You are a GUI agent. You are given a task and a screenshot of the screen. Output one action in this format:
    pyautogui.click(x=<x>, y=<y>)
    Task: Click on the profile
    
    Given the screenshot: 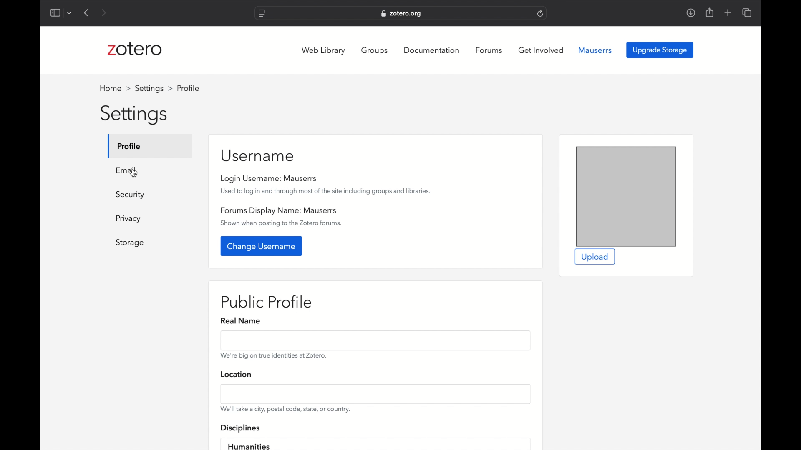 What is the action you would take?
    pyautogui.click(x=129, y=146)
    